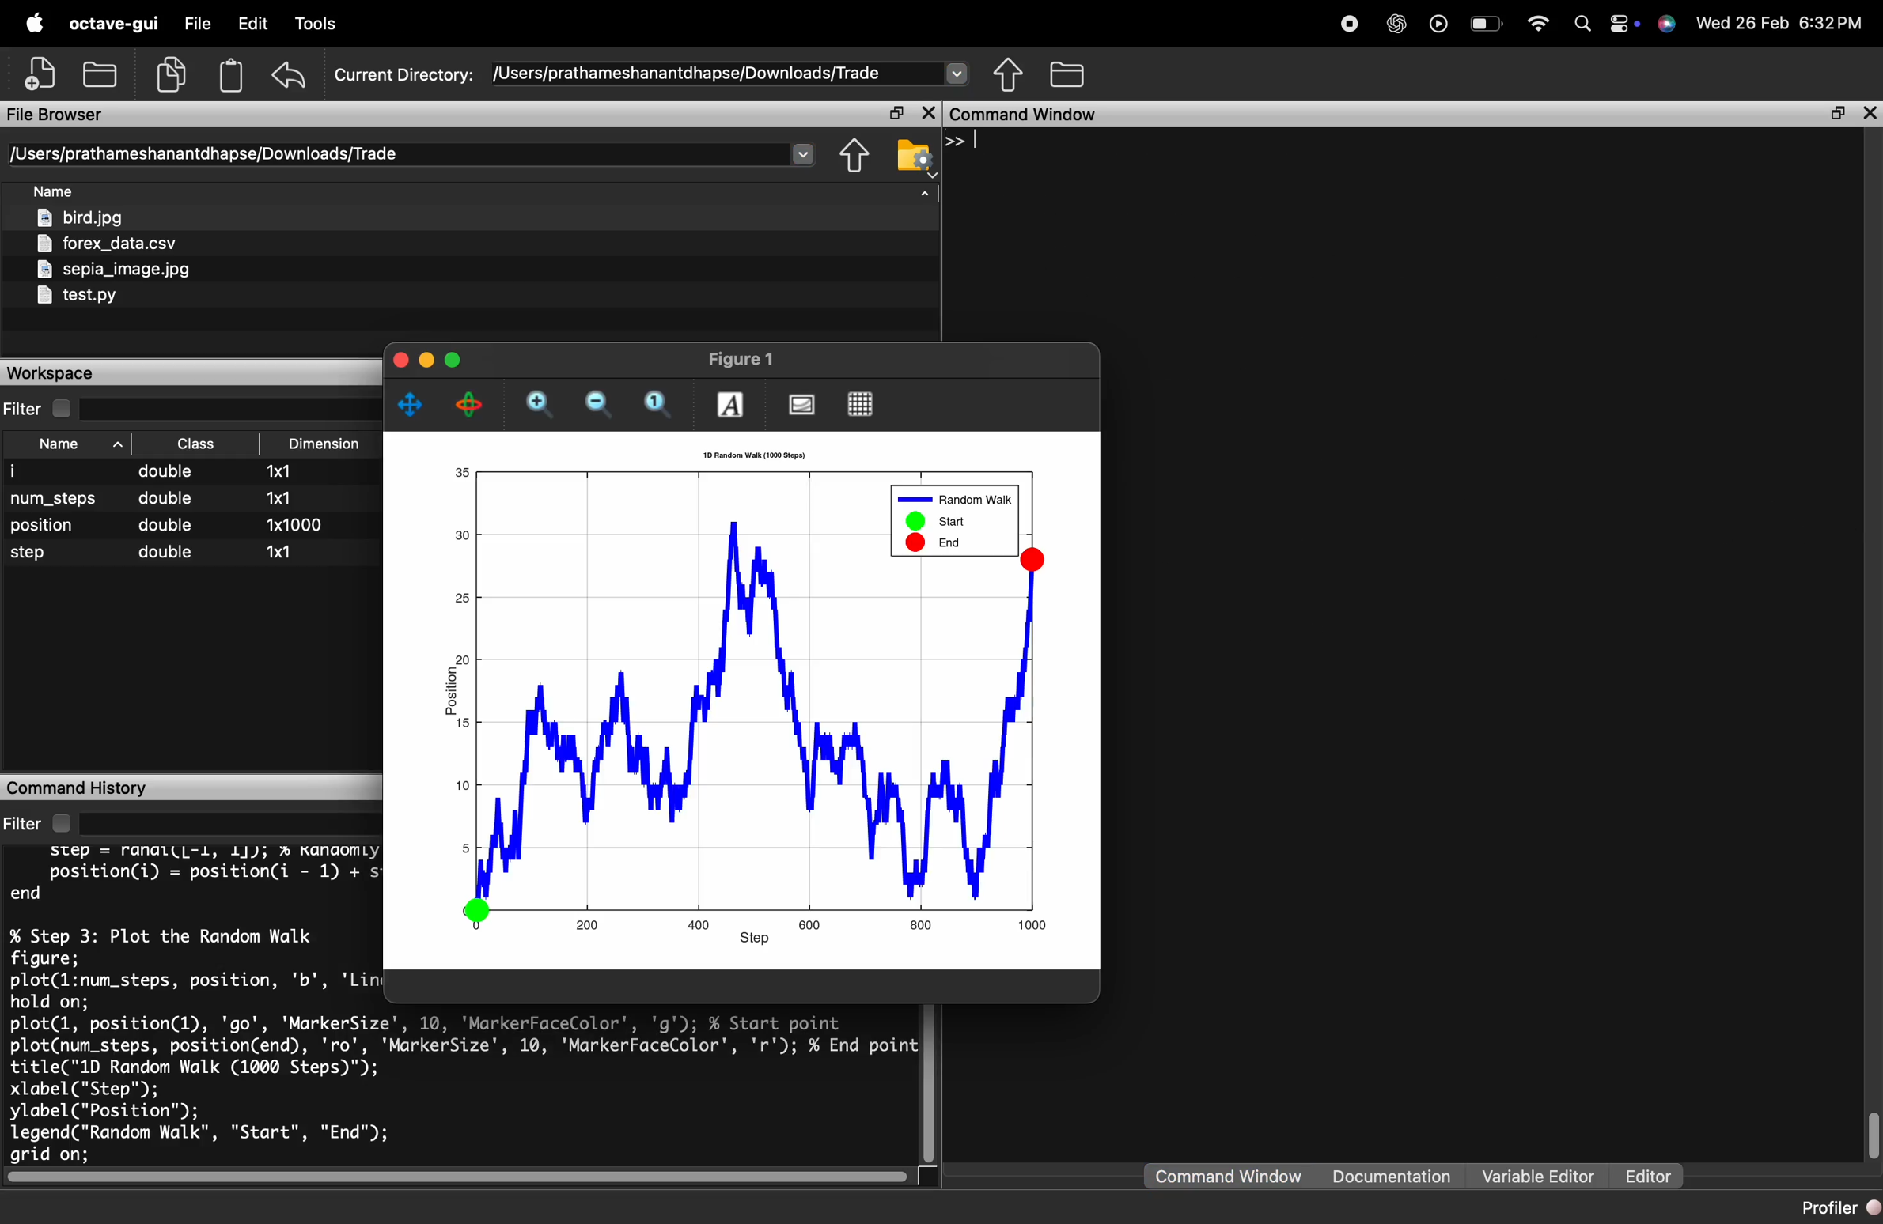 This screenshot has height=1224, width=1883. What do you see at coordinates (1068, 75) in the screenshot?
I see `browse directories` at bounding box center [1068, 75].